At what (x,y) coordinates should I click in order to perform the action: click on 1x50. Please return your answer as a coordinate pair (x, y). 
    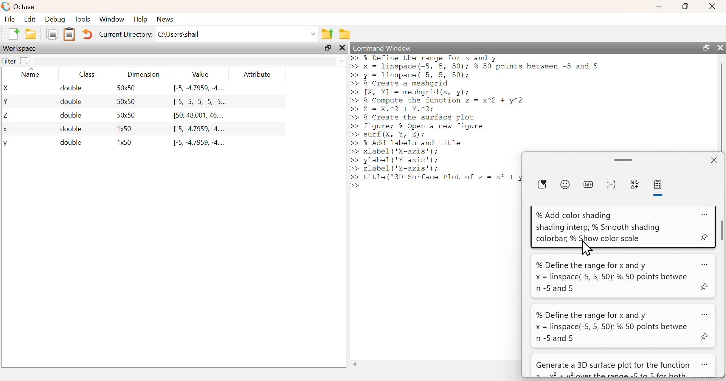
    Looking at the image, I should click on (126, 129).